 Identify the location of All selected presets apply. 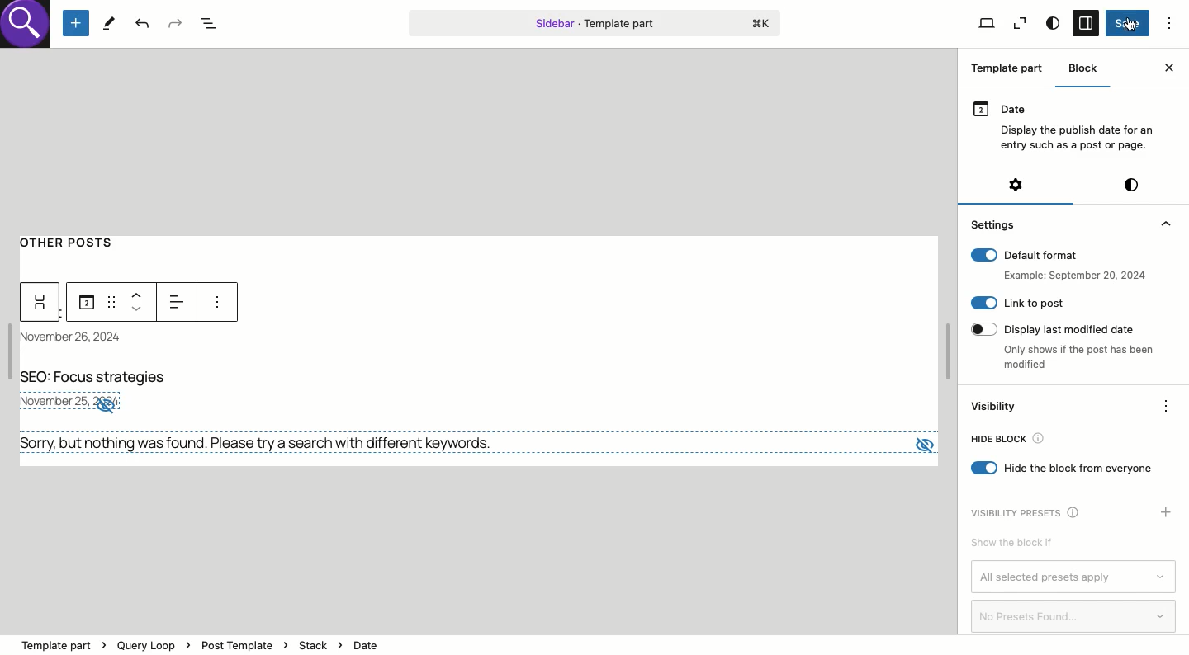
(1074, 577).